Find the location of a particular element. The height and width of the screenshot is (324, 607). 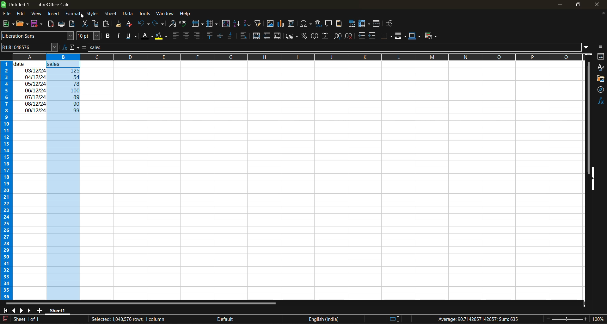

scroll to previous sheet is located at coordinates (13, 310).